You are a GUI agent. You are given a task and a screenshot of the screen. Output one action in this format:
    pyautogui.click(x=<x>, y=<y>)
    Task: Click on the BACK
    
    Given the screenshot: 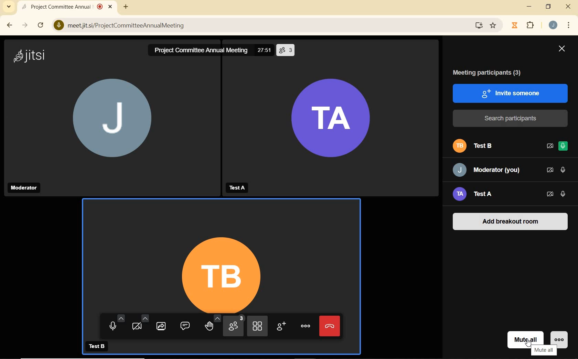 What is the action you would take?
    pyautogui.click(x=10, y=25)
    